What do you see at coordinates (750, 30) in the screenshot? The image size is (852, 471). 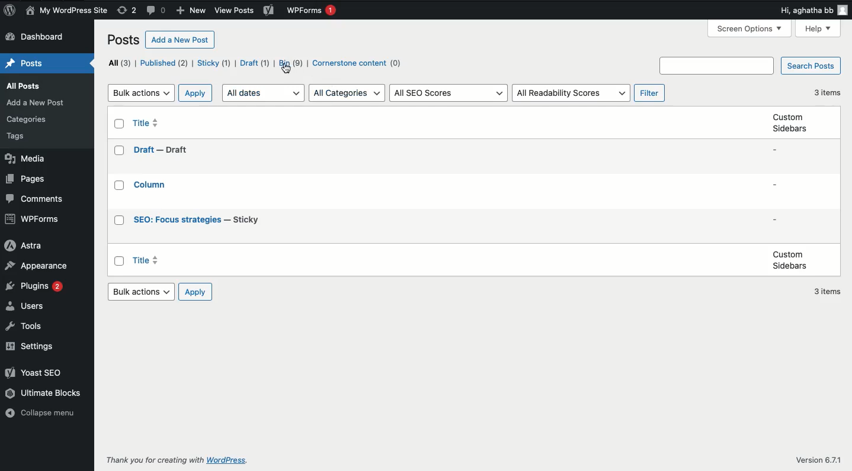 I see `Screen options` at bounding box center [750, 30].